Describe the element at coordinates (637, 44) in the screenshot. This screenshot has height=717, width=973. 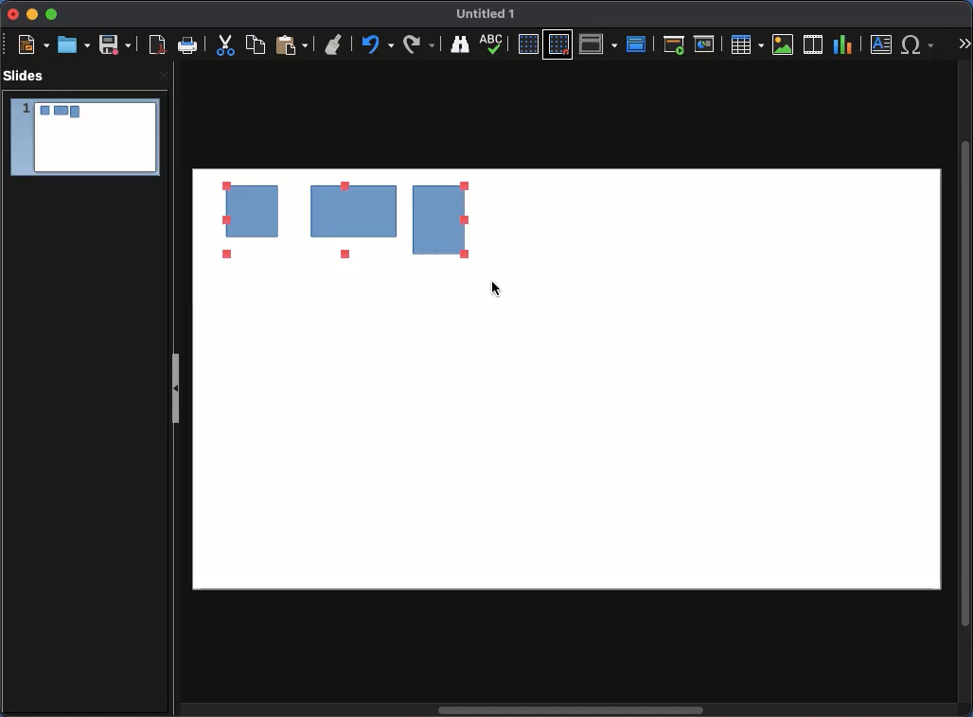
I see `Master slide` at that location.